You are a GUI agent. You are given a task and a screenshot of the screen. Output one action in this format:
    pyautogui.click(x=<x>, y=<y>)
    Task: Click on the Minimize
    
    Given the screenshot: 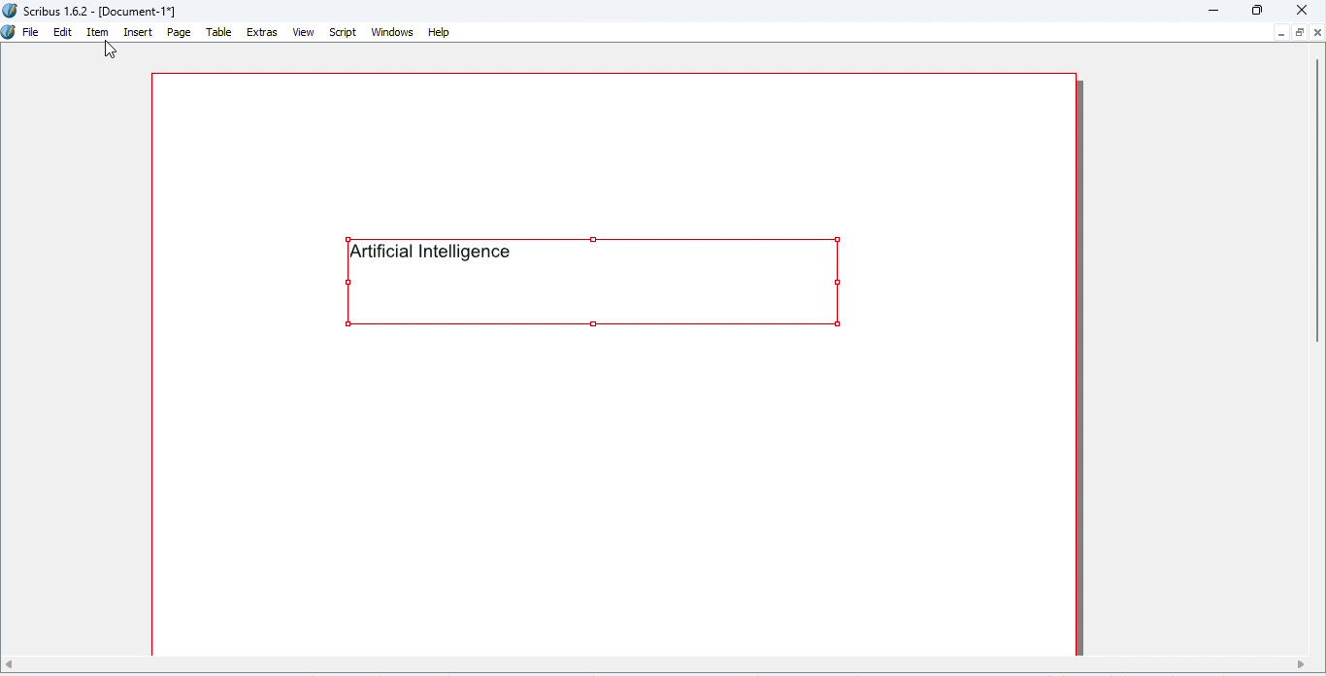 What is the action you would take?
    pyautogui.click(x=1278, y=35)
    